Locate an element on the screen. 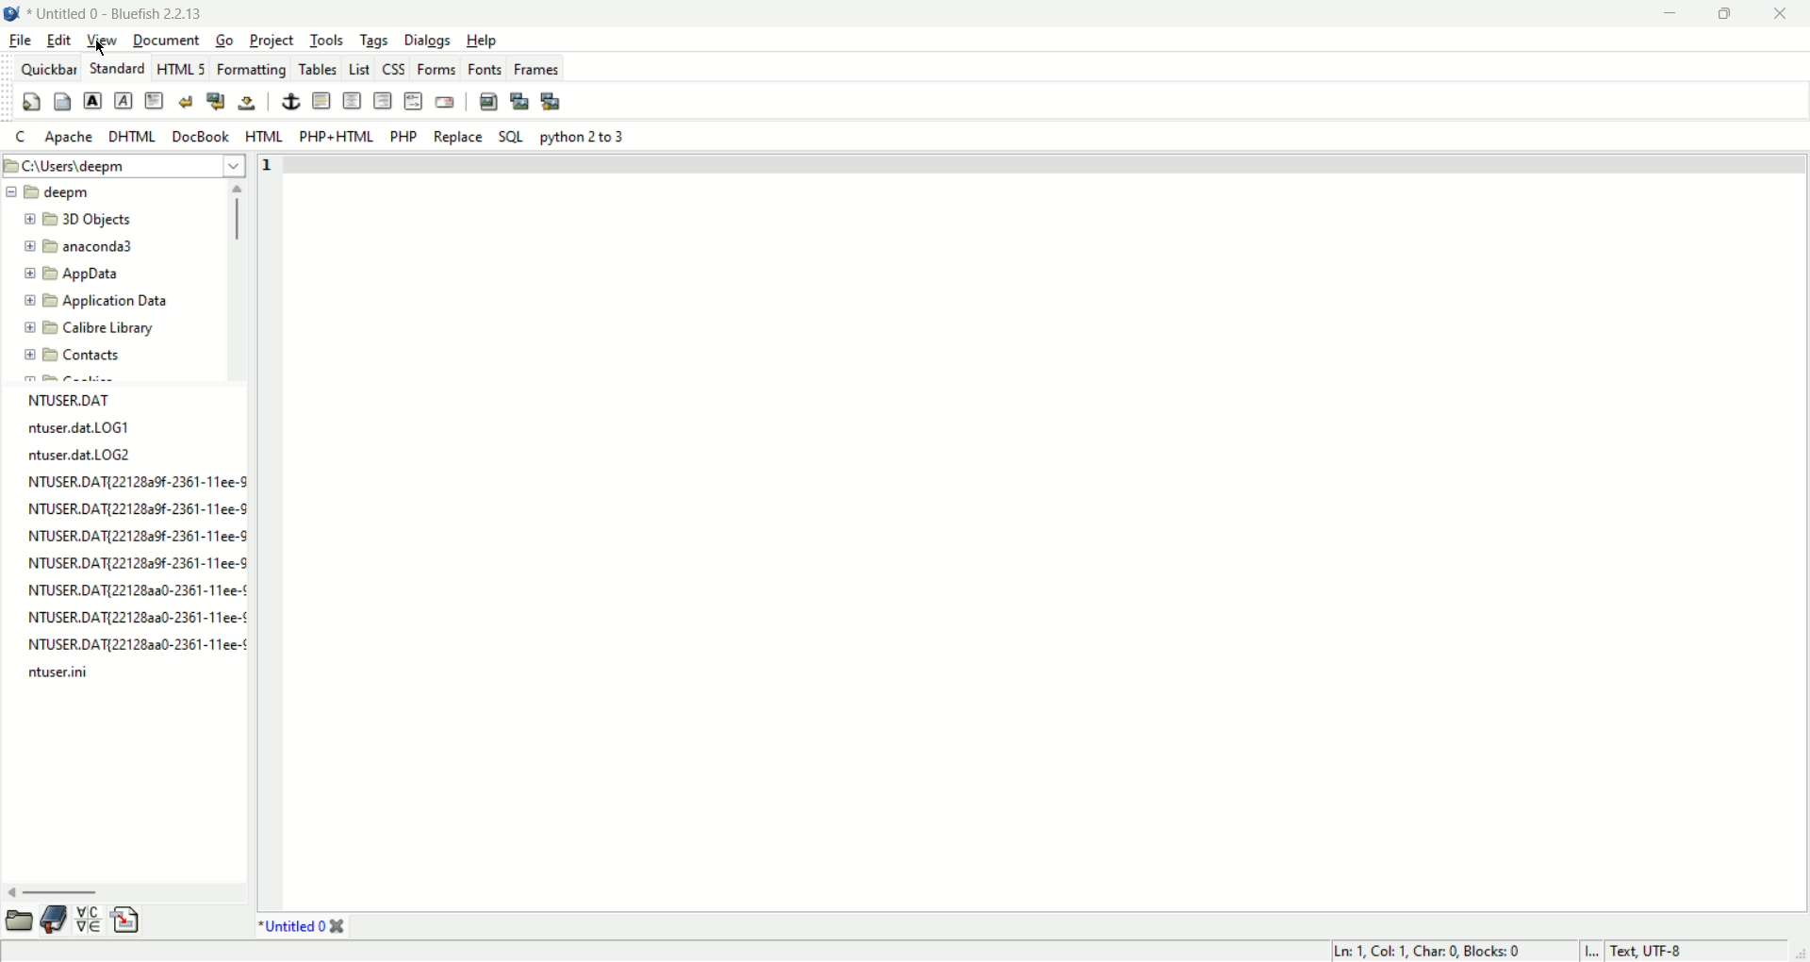 The height and width of the screenshot is (962, 1810). contact is located at coordinates (74, 357).